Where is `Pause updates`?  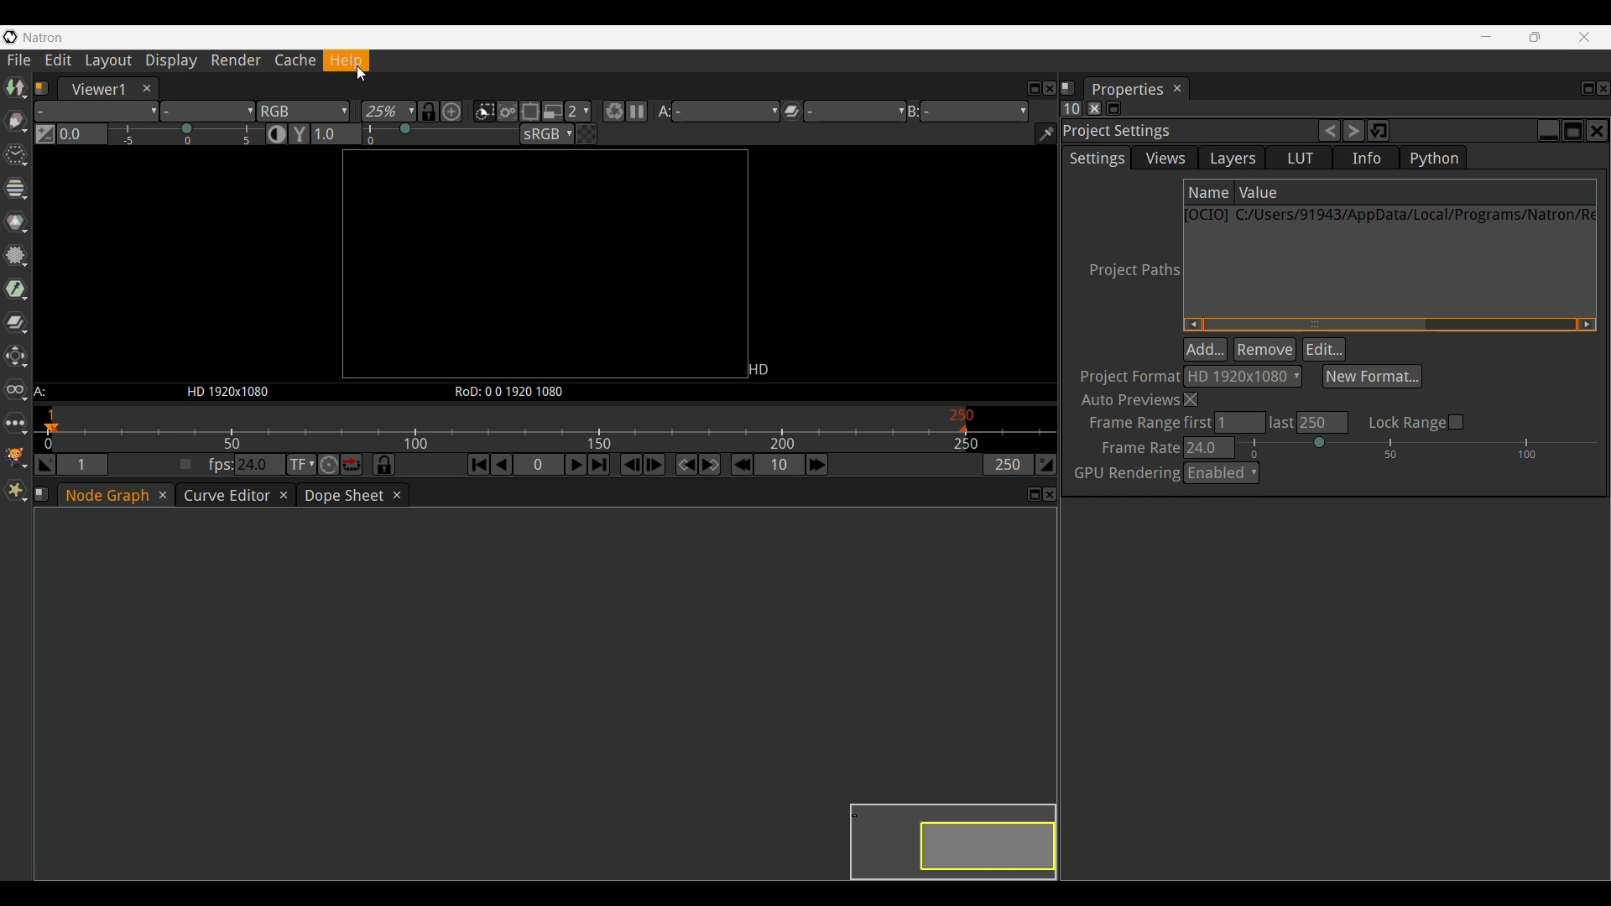 Pause updates is located at coordinates (636, 112).